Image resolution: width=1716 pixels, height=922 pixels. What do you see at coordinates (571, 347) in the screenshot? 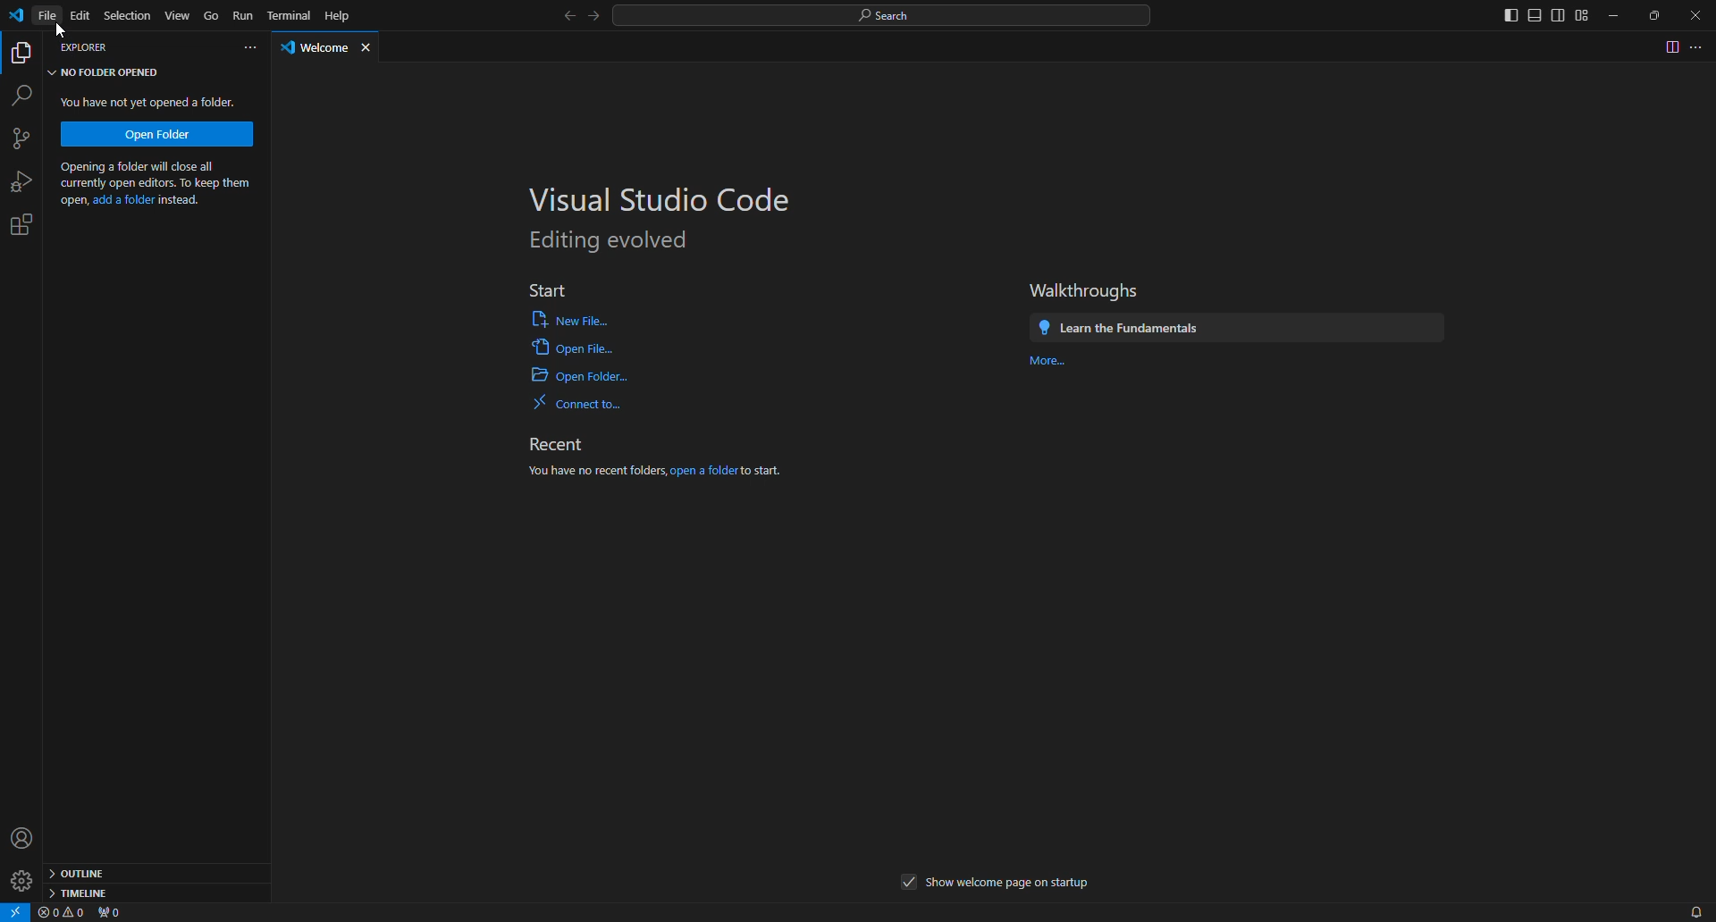
I see `open file` at bounding box center [571, 347].